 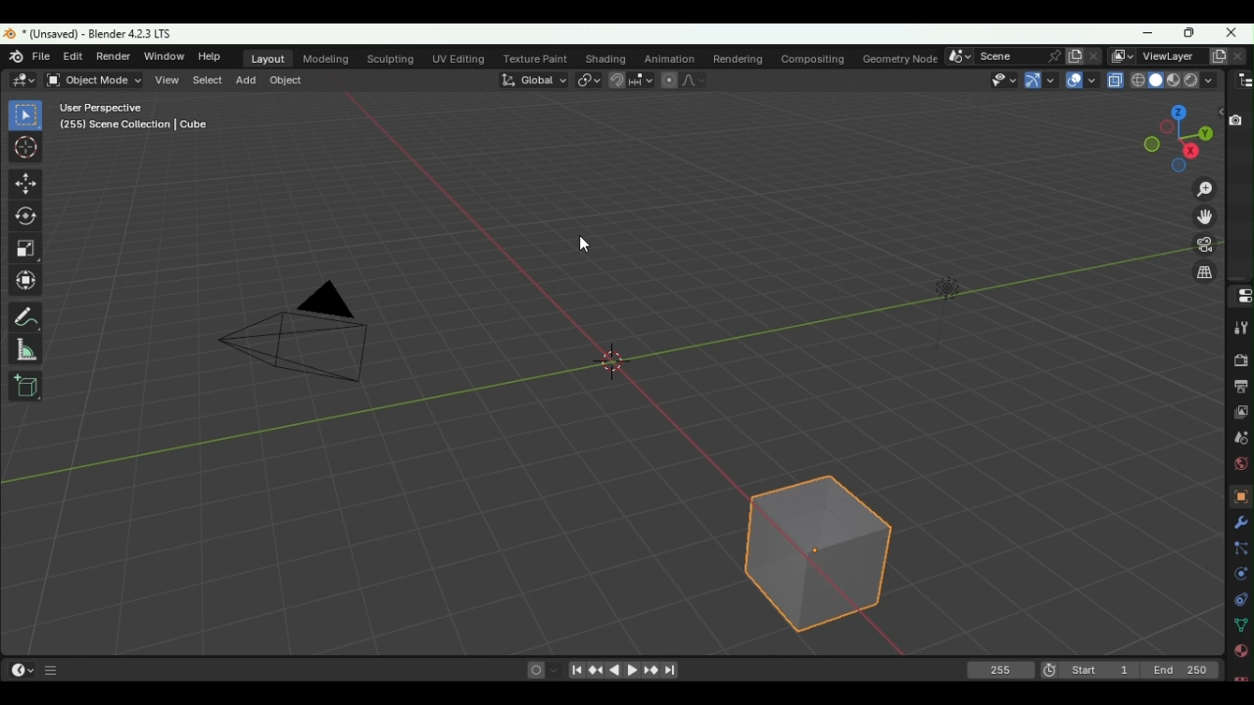 I want to click on Name, so click(x=1003, y=54).